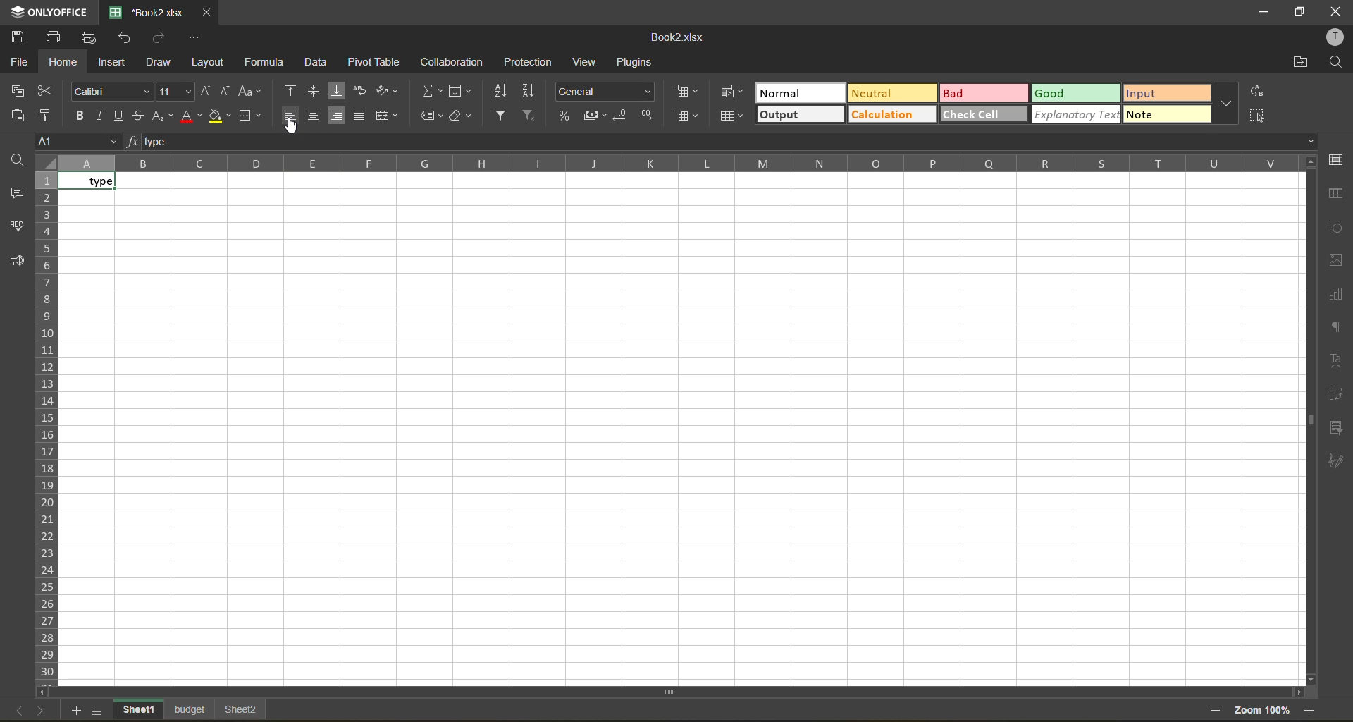 The width and height of the screenshot is (1353, 722). I want to click on cell address, so click(80, 140).